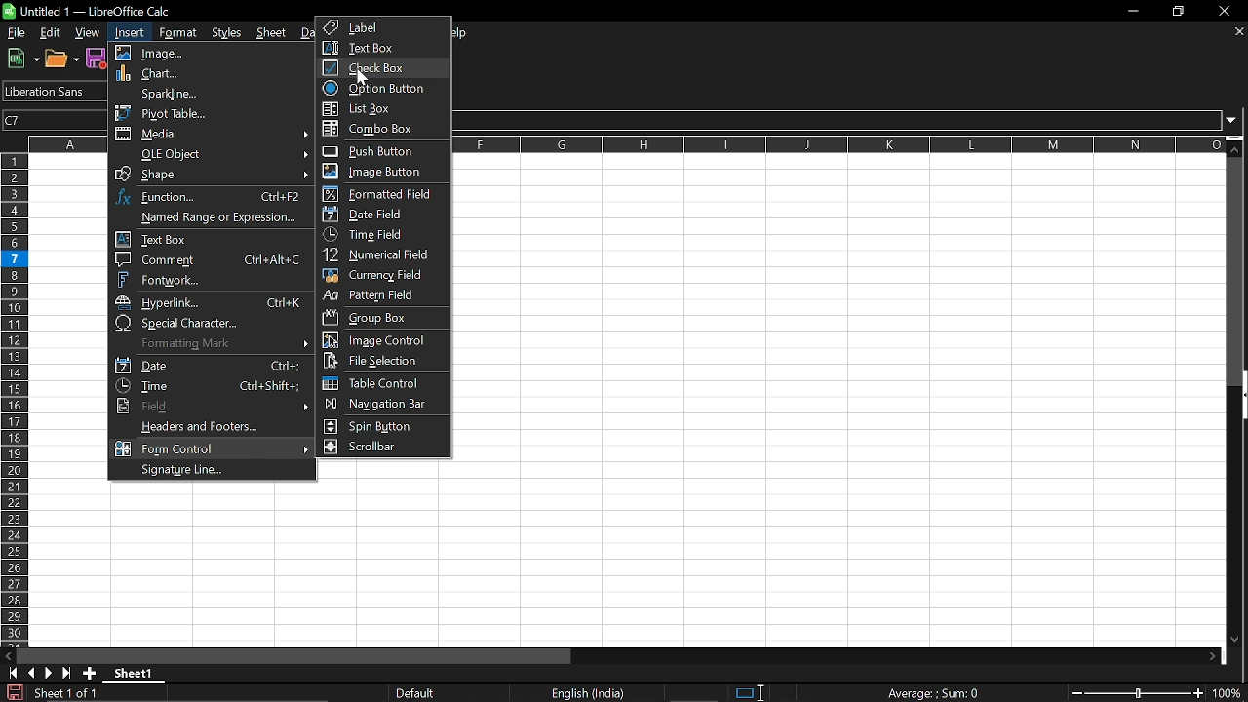 The image size is (1248, 702). Describe the element at coordinates (377, 235) in the screenshot. I see `Time field` at that location.